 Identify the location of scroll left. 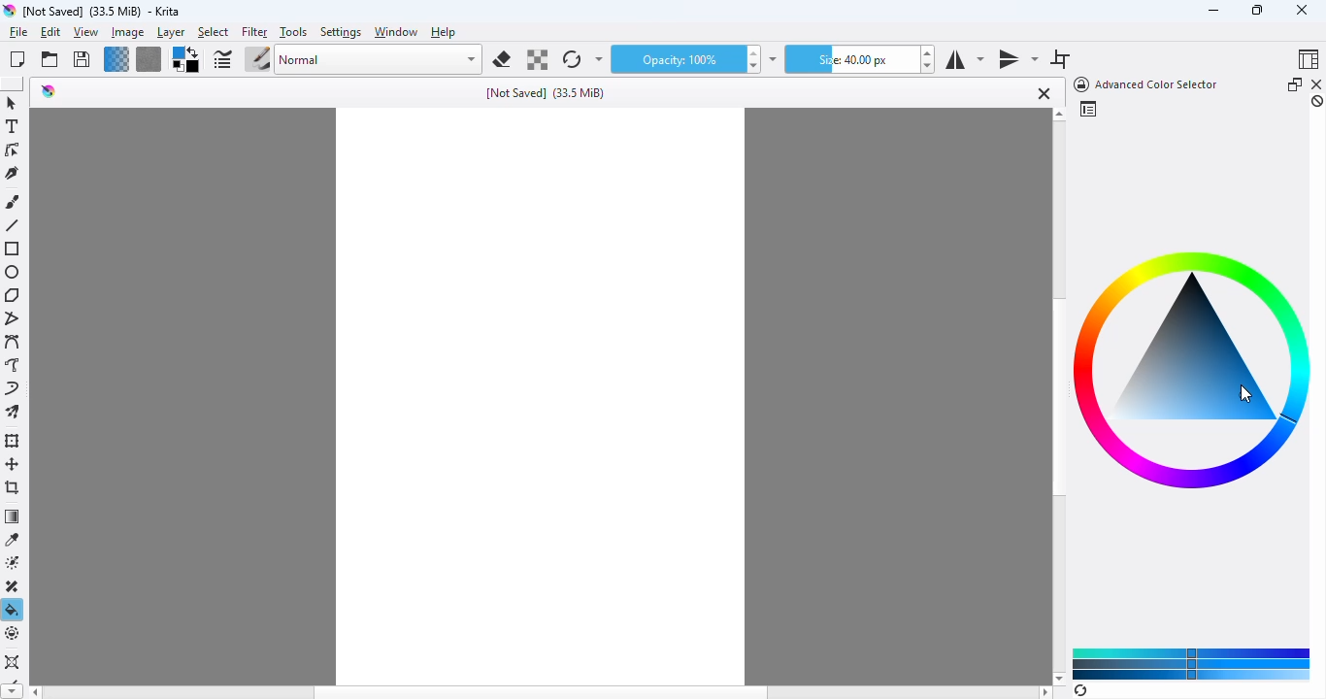
(34, 692).